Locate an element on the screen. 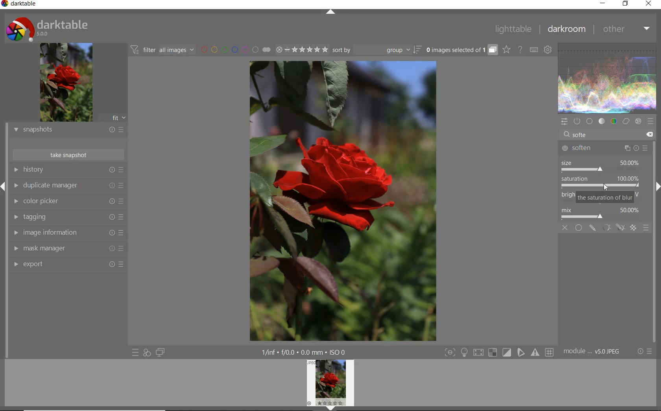  presets is located at coordinates (650, 120).